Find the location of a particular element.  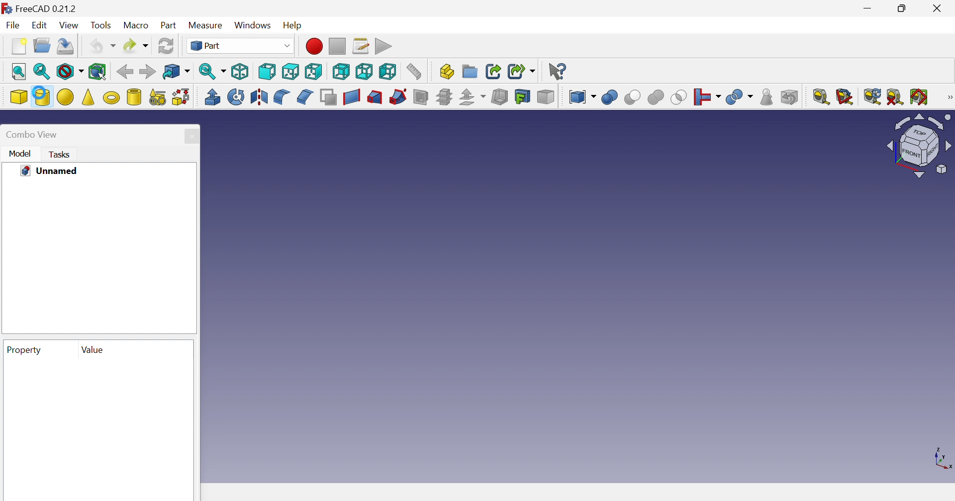

Refresh  is located at coordinates (873, 96).